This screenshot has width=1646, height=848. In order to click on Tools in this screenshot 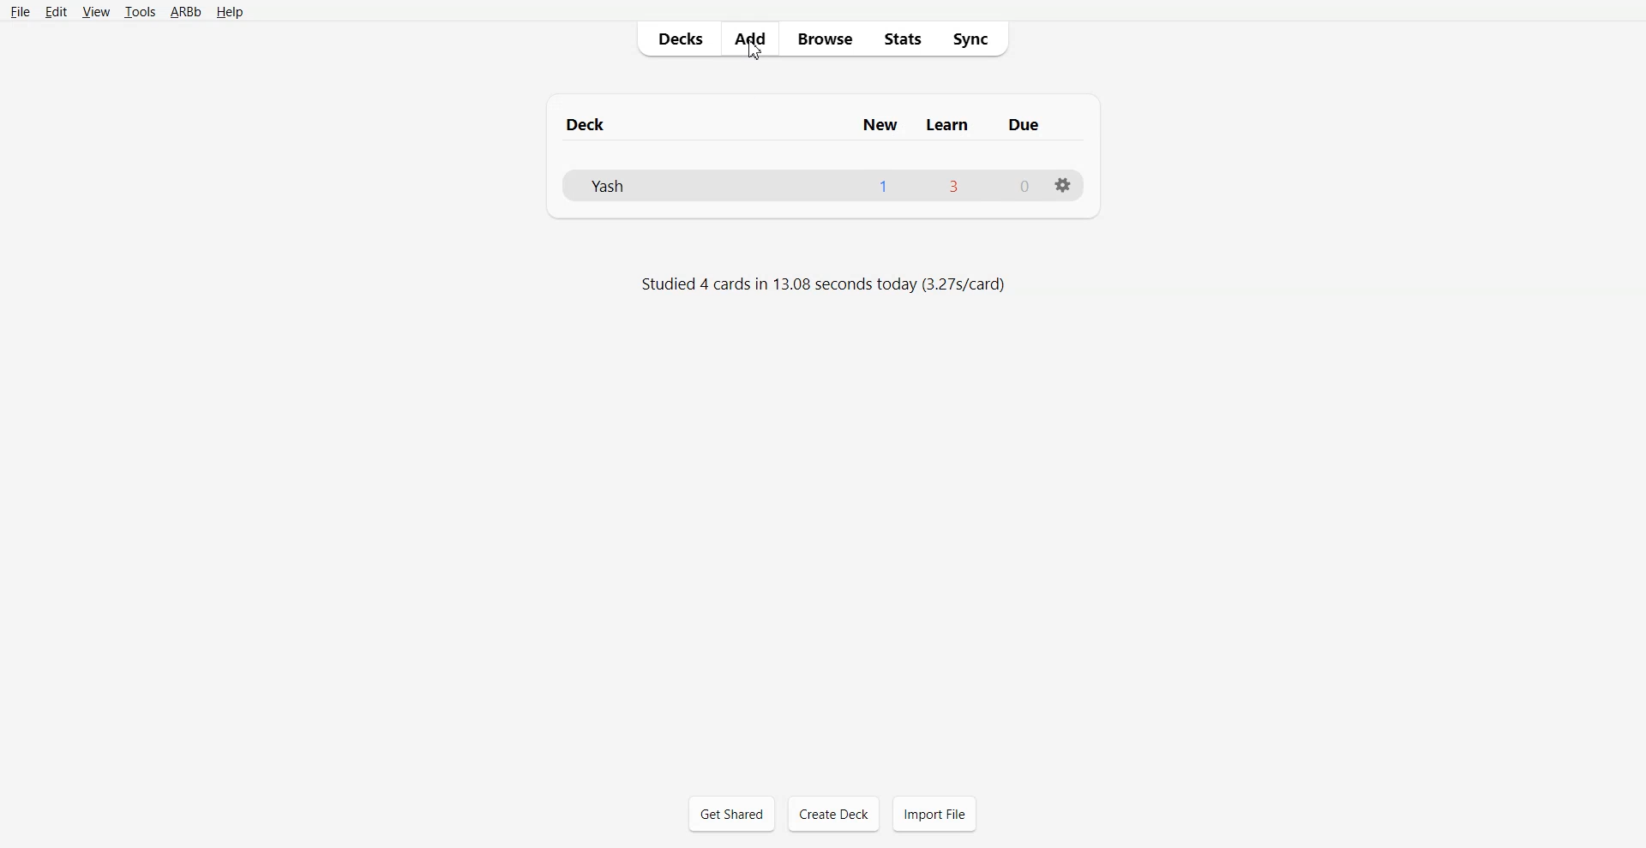, I will do `click(137, 11)`.